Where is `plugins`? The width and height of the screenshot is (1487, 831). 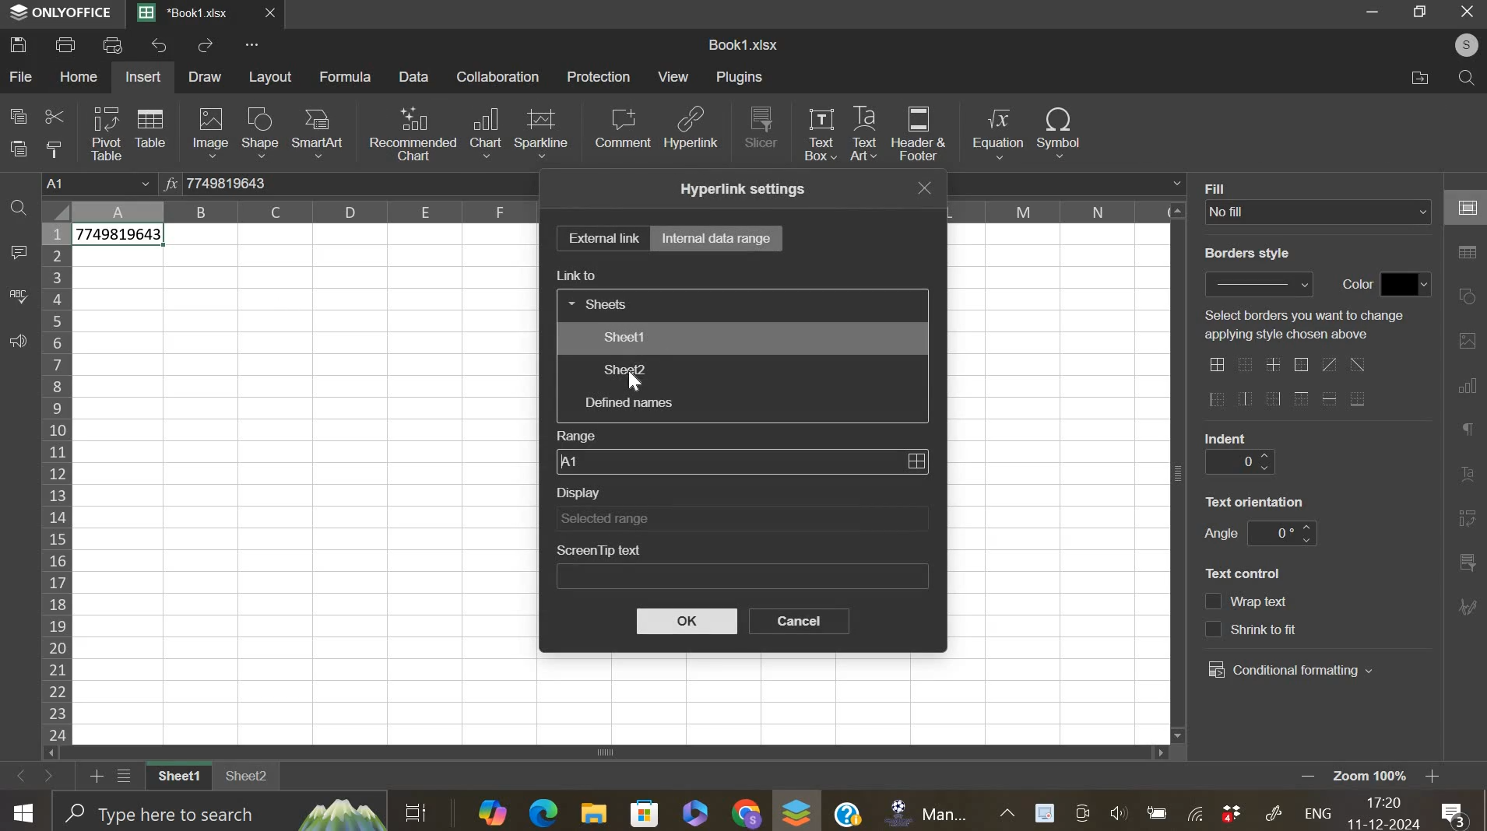 plugins is located at coordinates (739, 77).